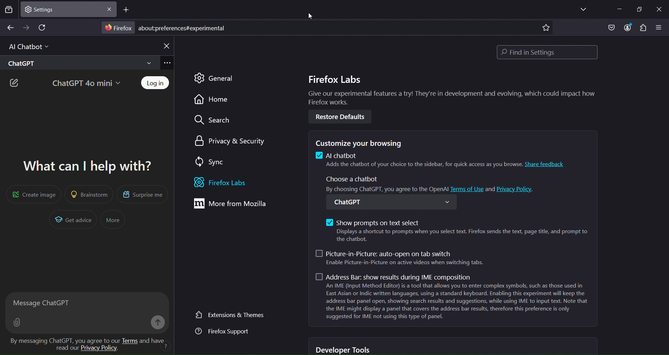 The width and height of the screenshot is (669, 355). What do you see at coordinates (545, 29) in the screenshot?
I see `bookmark page` at bounding box center [545, 29].